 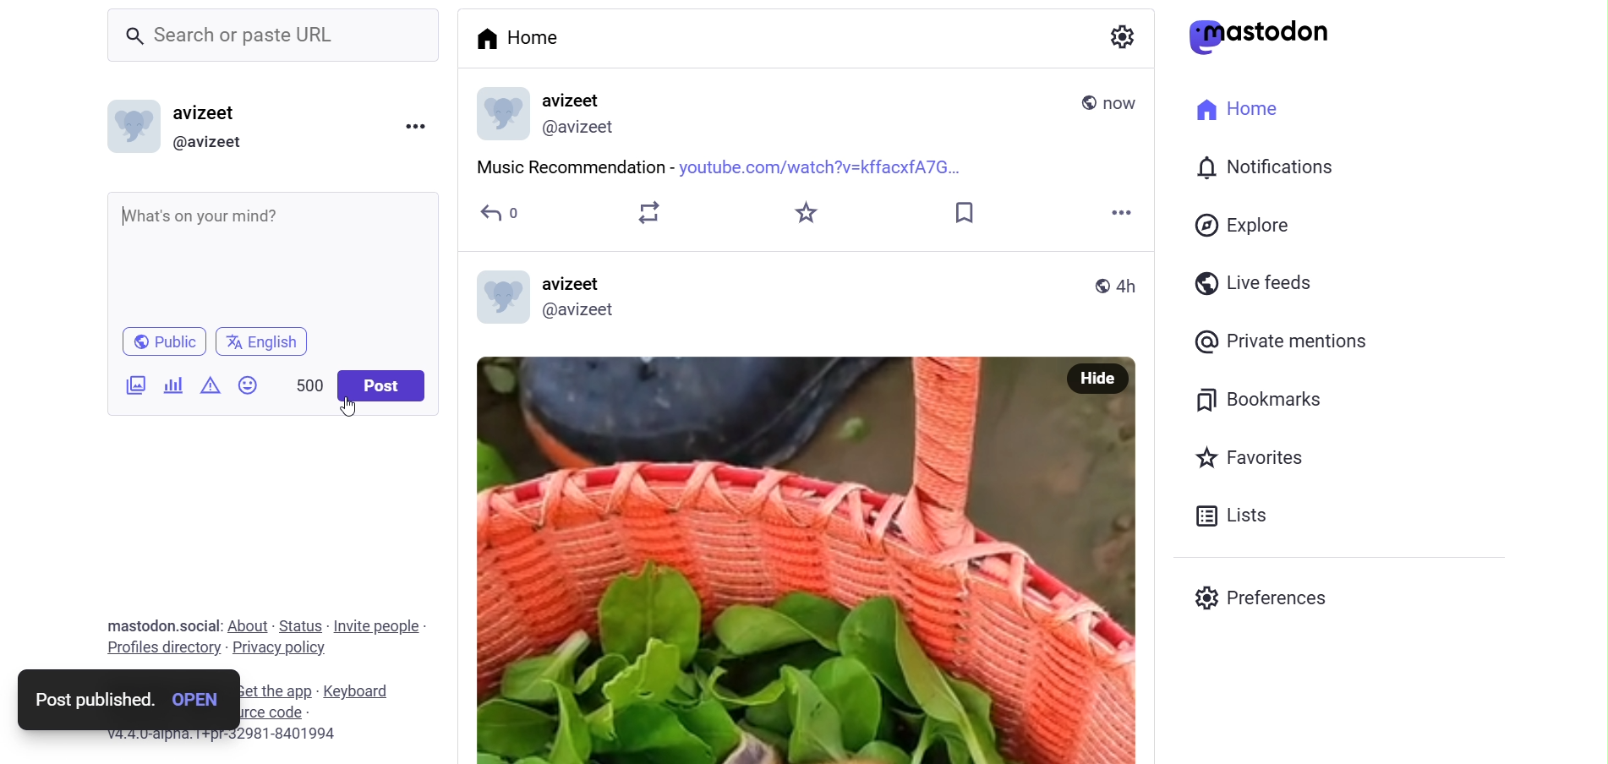 I want to click on 500, so click(x=300, y=379).